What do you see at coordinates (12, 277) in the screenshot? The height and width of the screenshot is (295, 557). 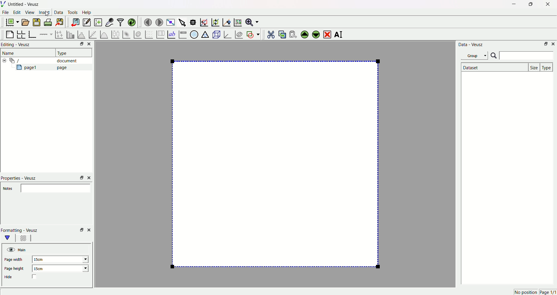 I see `Hide` at bounding box center [12, 277].